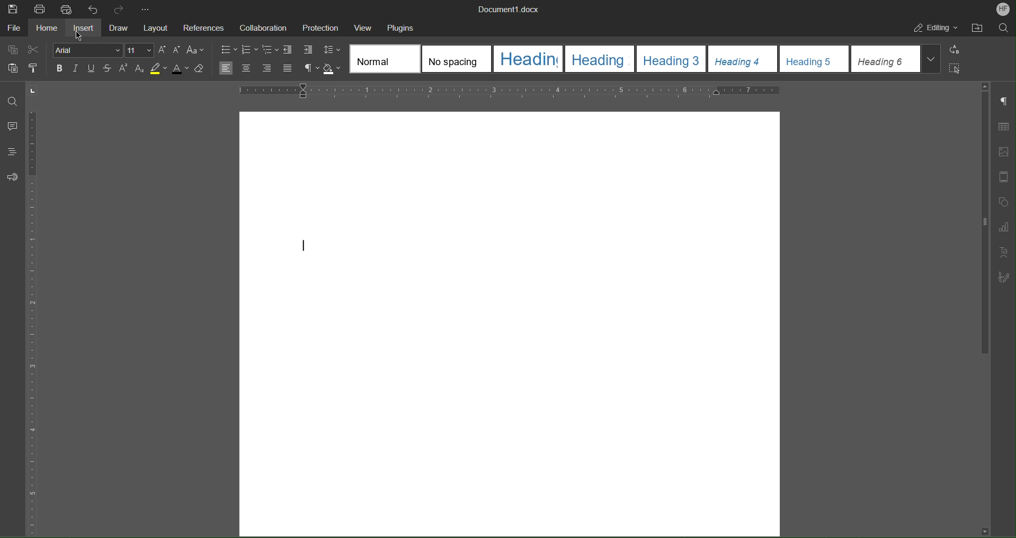 The image size is (1016, 538). Describe the element at coordinates (31, 325) in the screenshot. I see `Vertical Color` at that location.